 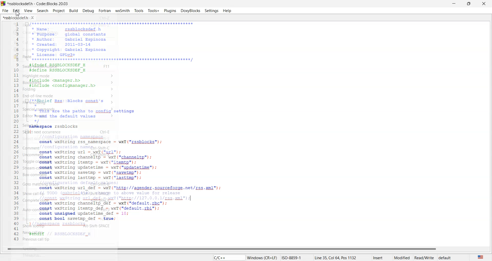 I want to click on Line number, so click(x=17, y=132).